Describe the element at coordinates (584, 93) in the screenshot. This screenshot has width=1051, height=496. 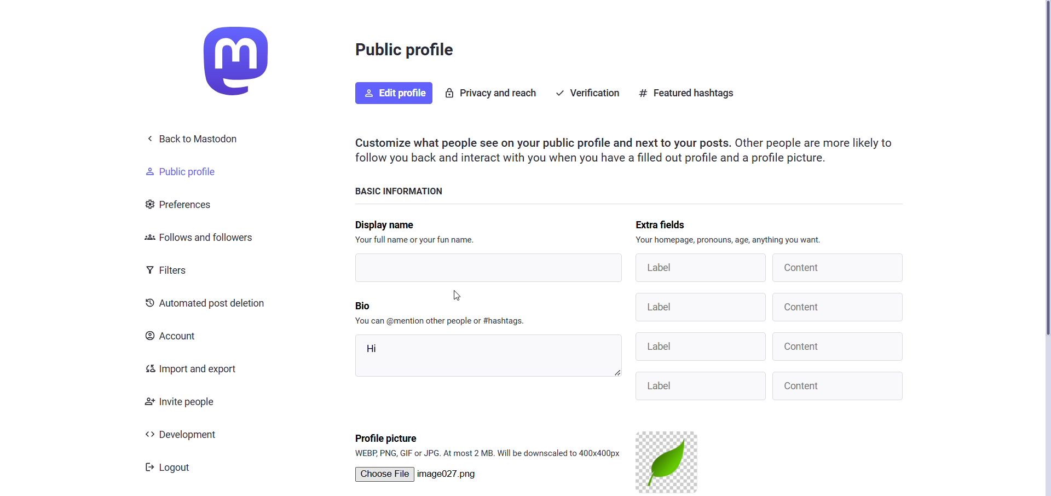
I see `verification` at that location.